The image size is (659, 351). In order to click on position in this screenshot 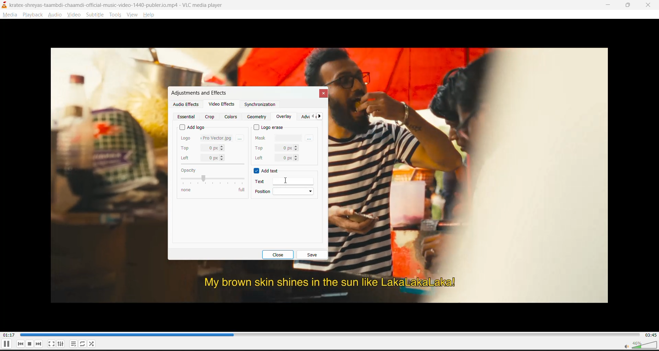, I will do `click(286, 191)`.